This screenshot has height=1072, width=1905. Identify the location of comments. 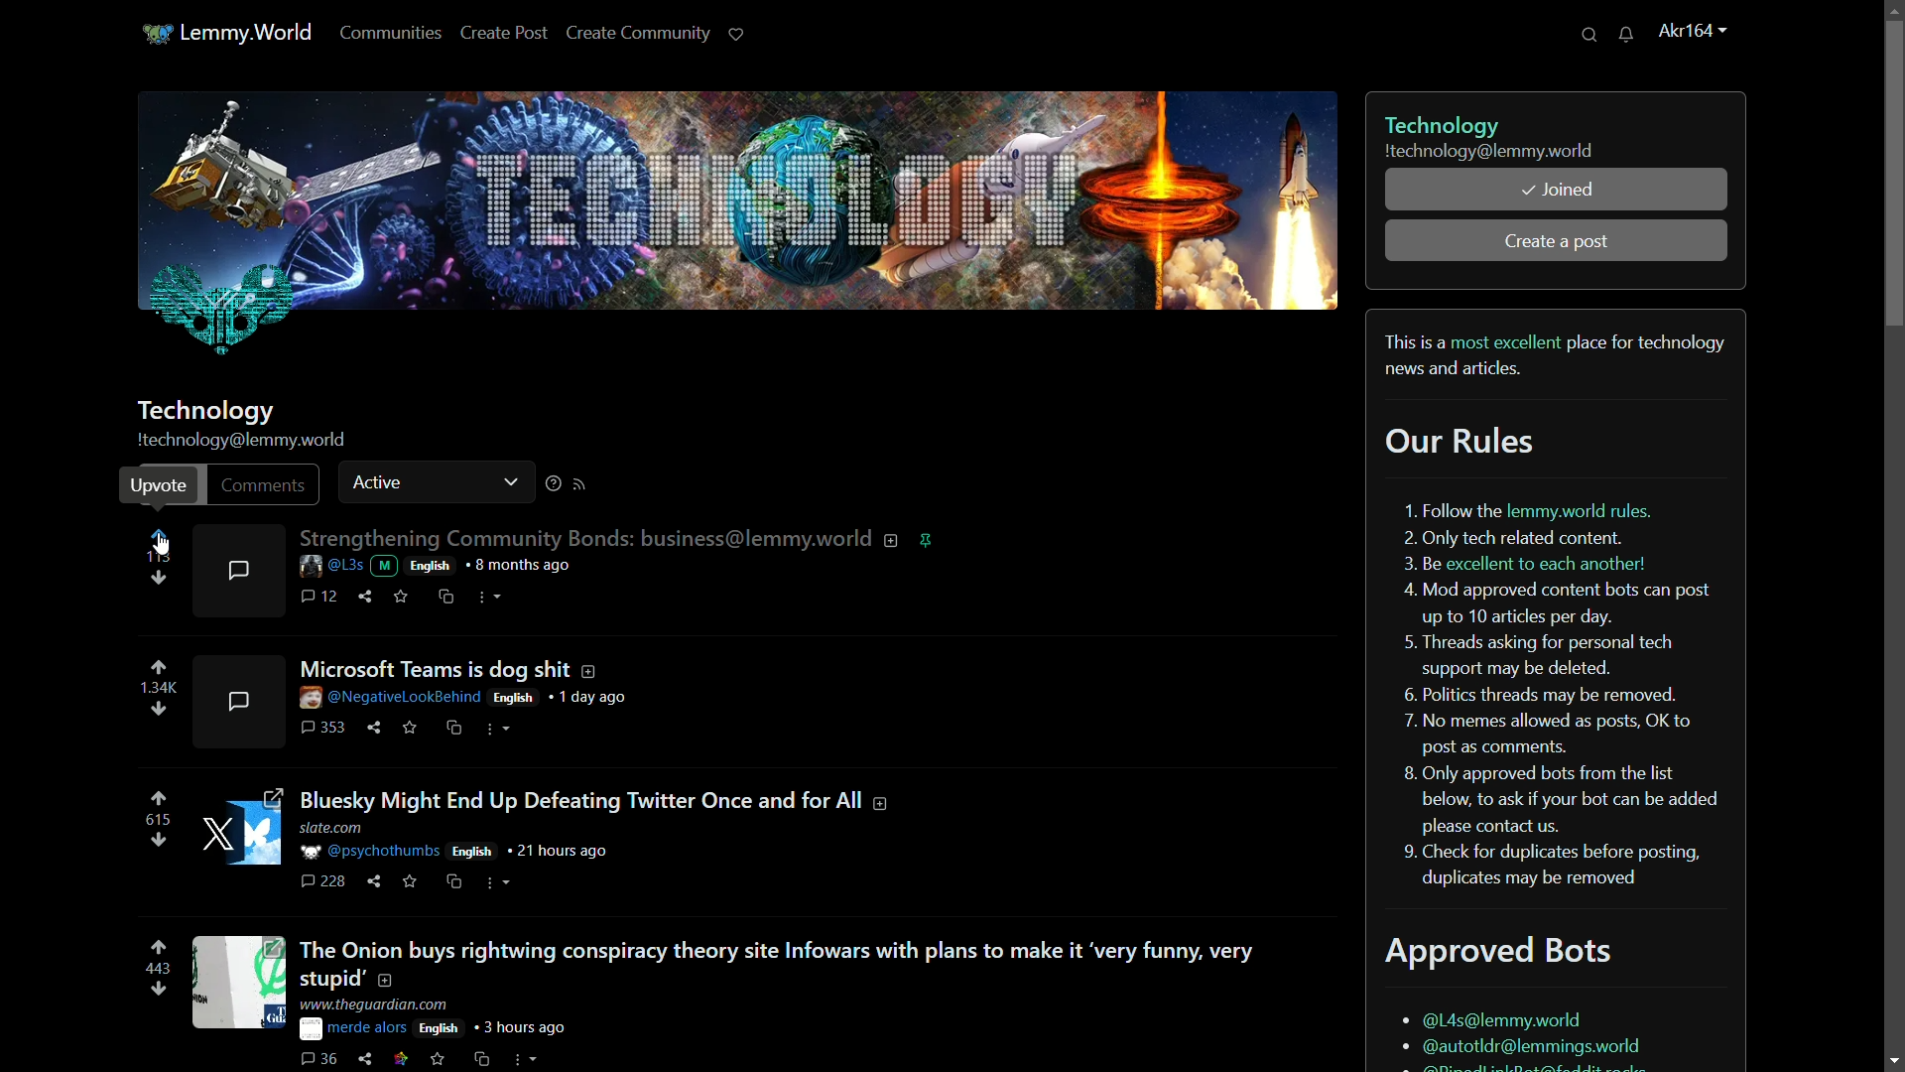
(237, 571).